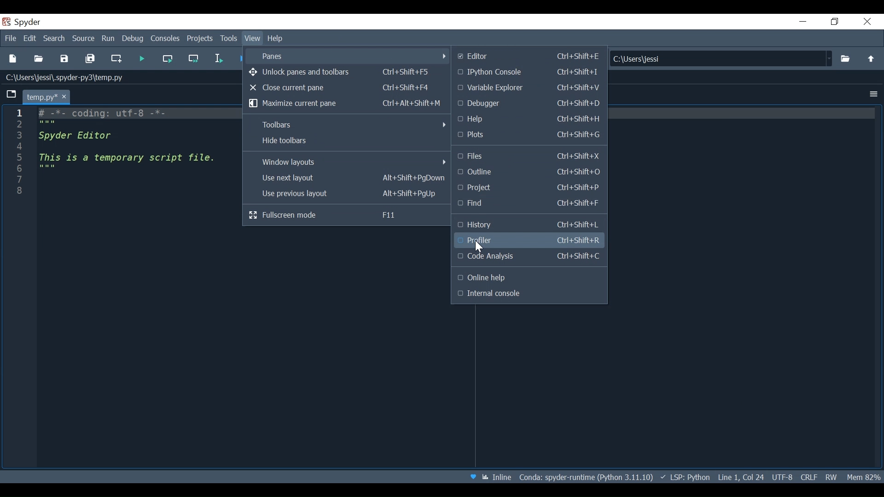 The image size is (884, 497). What do you see at coordinates (529, 241) in the screenshot?
I see `Profiler` at bounding box center [529, 241].